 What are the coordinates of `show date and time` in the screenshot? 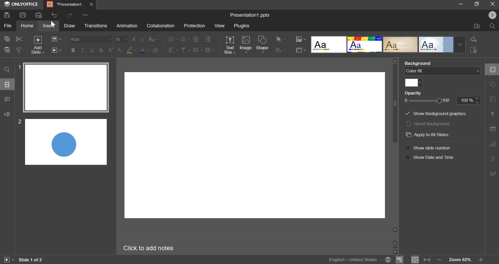 It's located at (430, 158).